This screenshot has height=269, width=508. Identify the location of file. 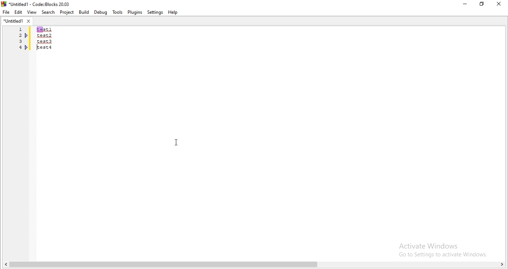
(6, 12).